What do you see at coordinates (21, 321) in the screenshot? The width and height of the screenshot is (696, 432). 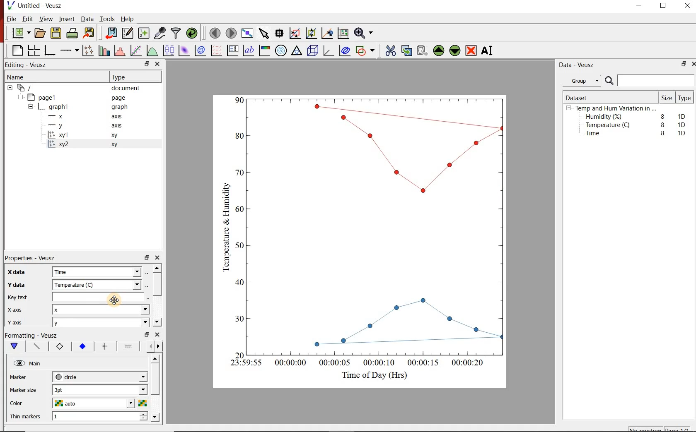 I see `y axis` at bounding box center [21, 321].